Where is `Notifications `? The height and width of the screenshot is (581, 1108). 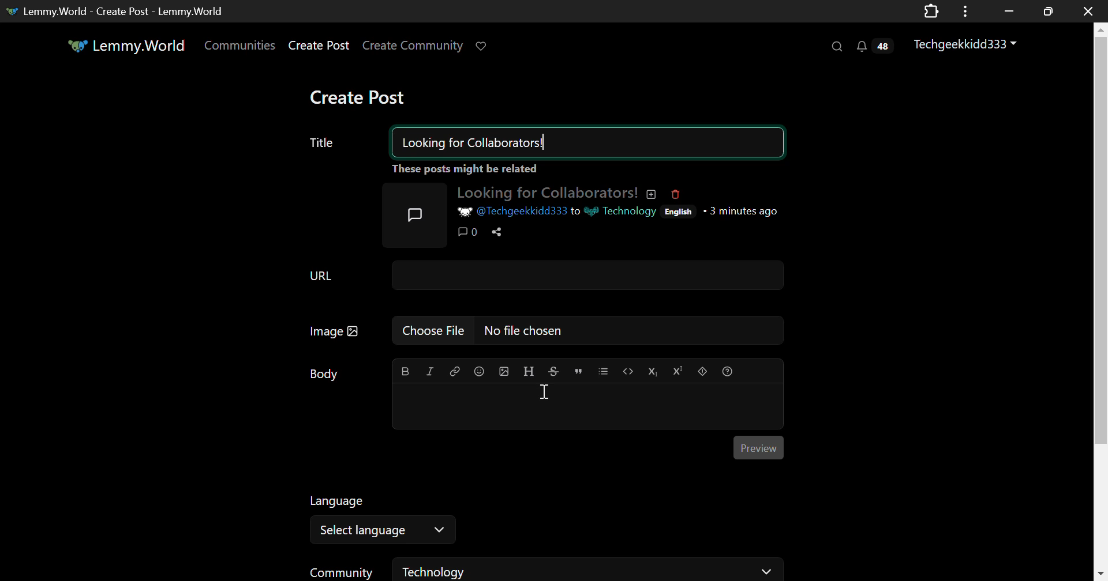 Notifications  is located at coordinates (873, 48).